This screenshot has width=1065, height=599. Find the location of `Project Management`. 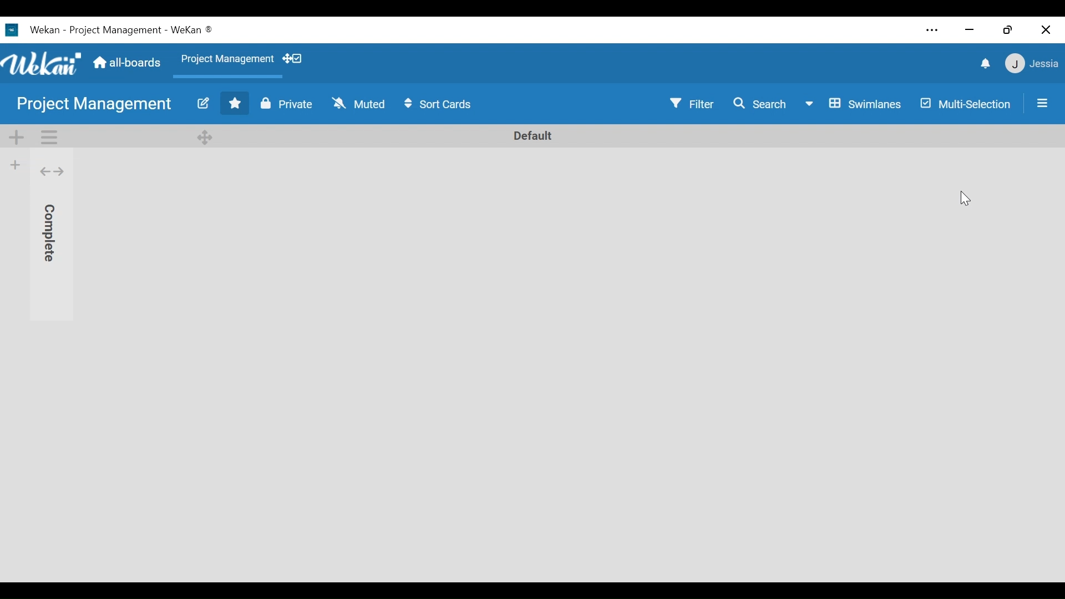

Project Management is located at coordinates (229, 60).